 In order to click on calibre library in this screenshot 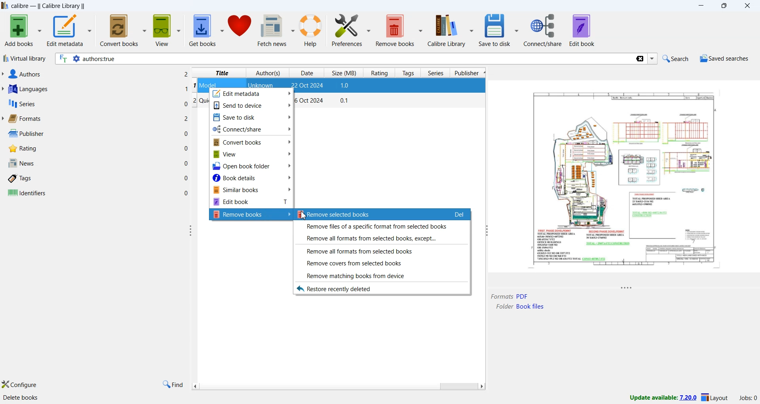, I will do `click(63, 6)`.